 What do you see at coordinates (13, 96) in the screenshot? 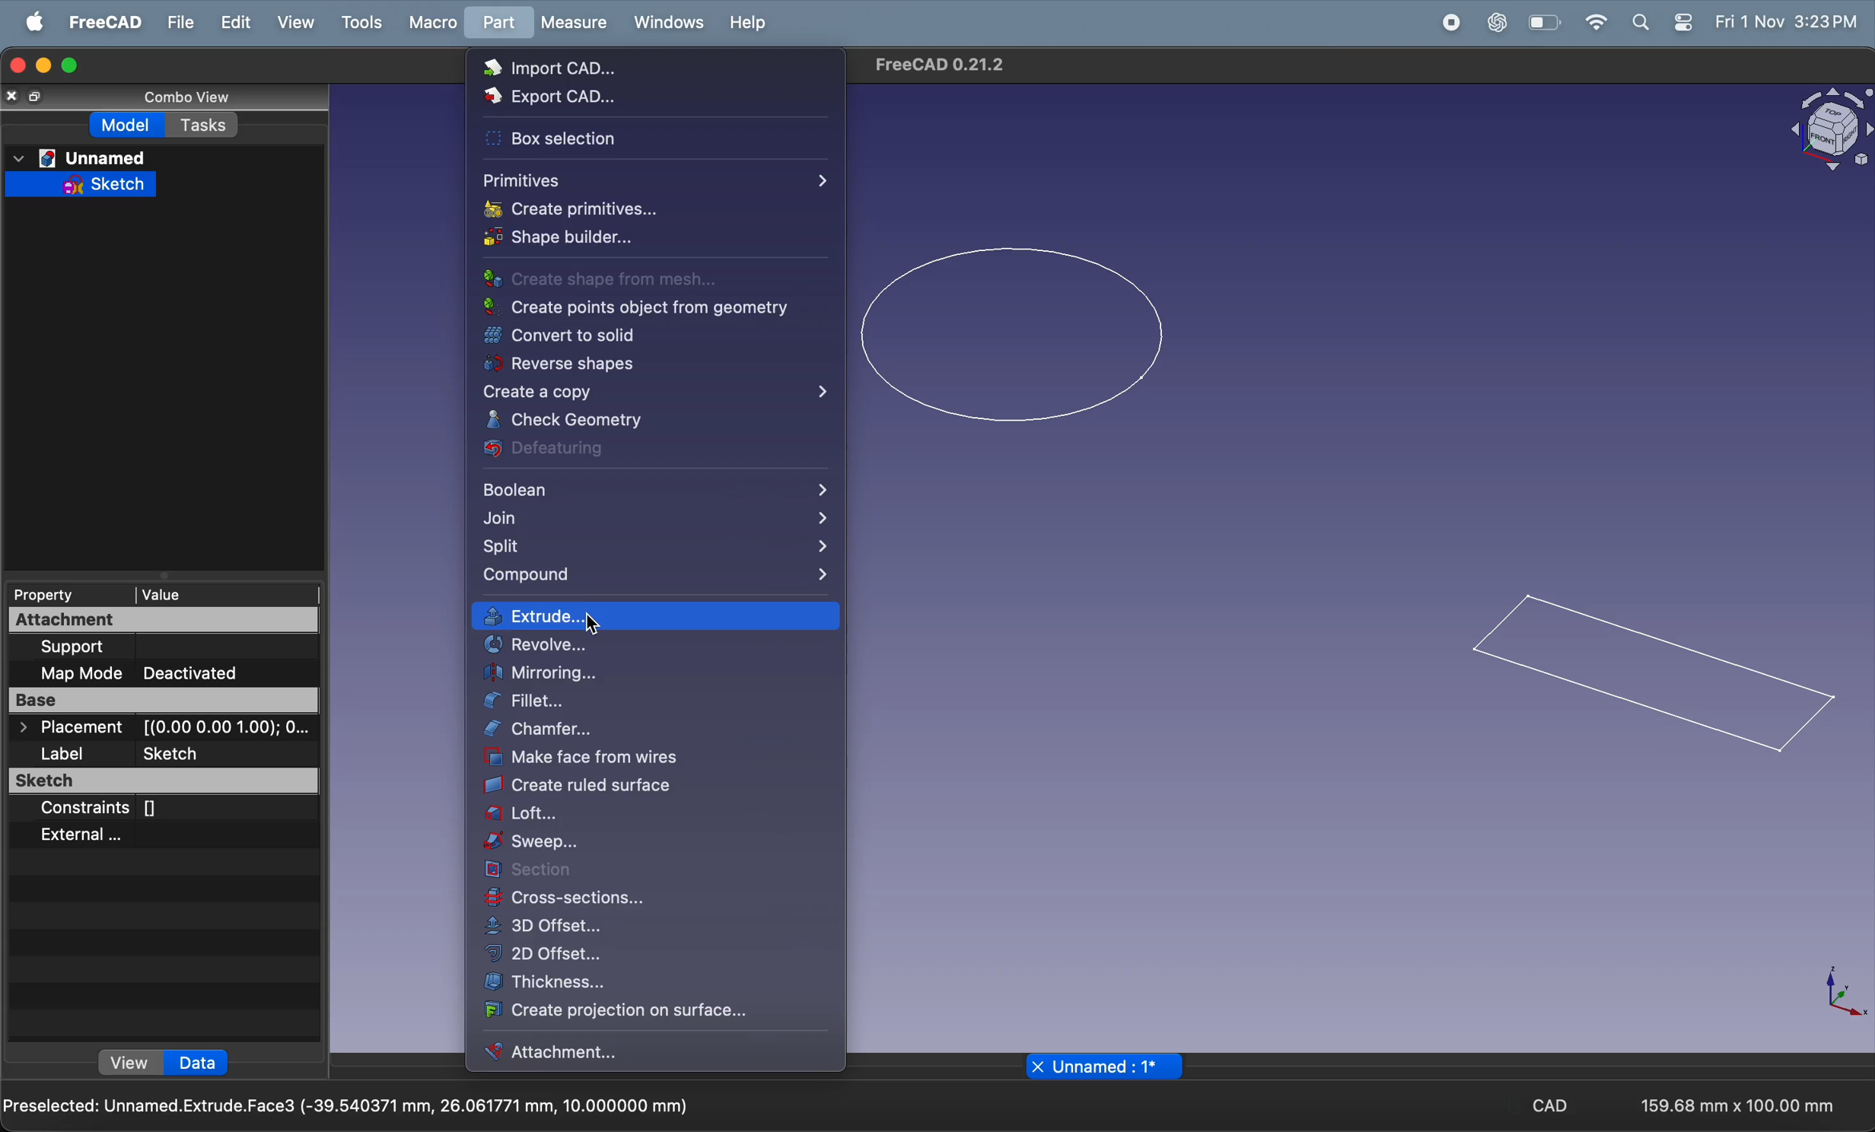
I see `close` at bounding box center [13, 96].